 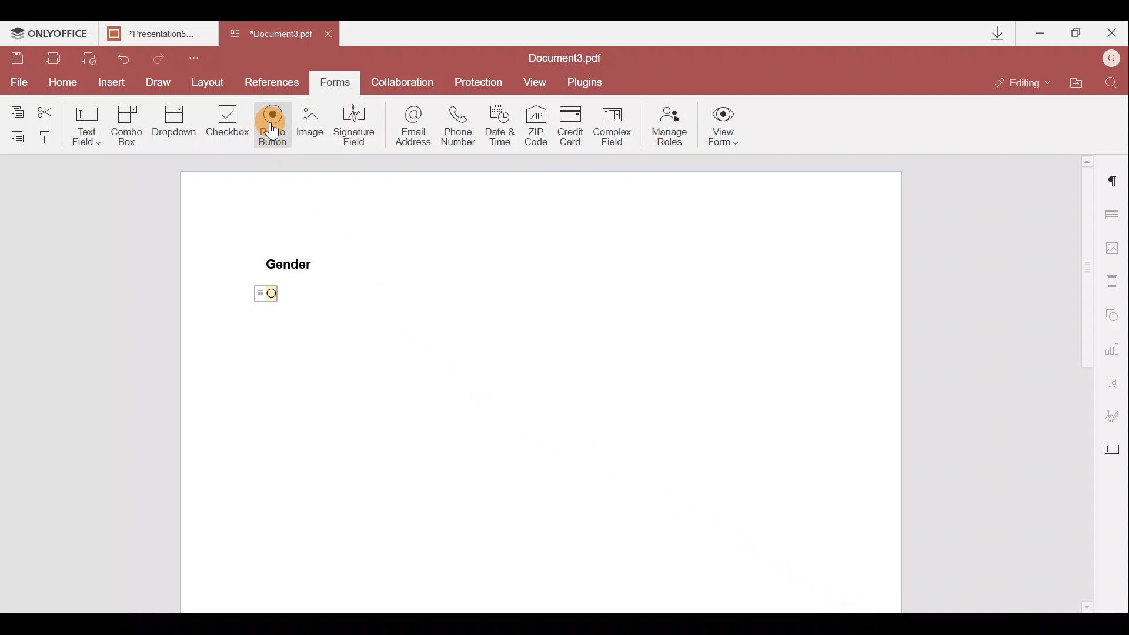 I want to click on Gender, so click(x=290, y=263).